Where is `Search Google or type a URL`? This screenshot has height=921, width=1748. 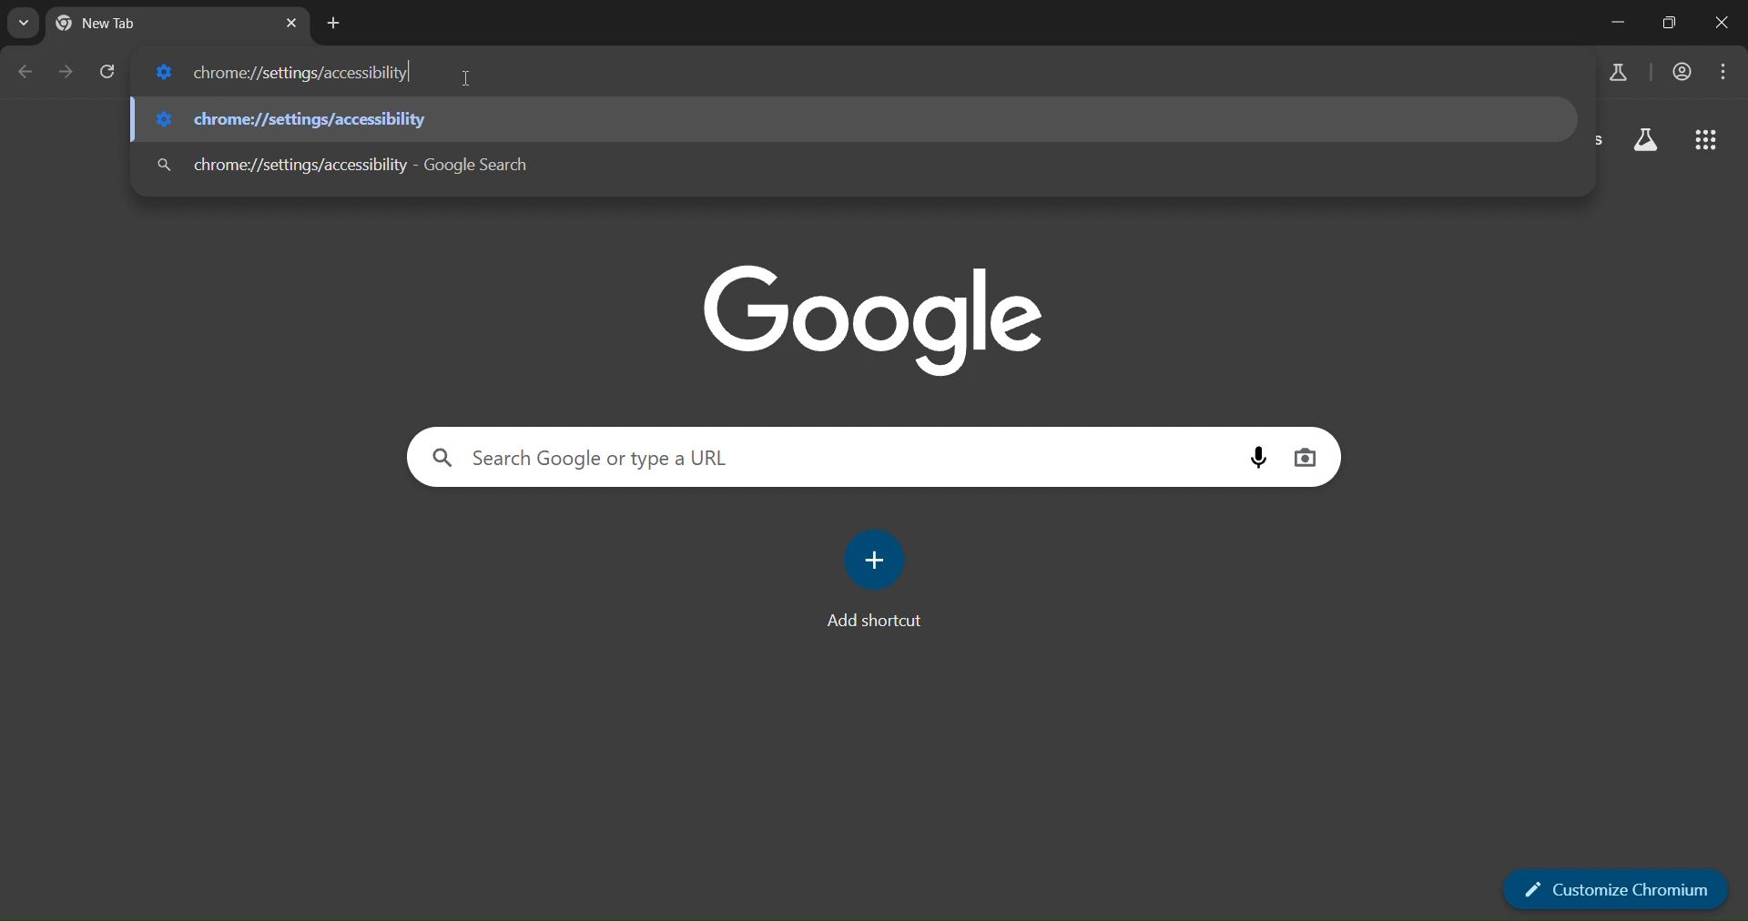
Search Google or type a URL is located at coordinates (592, 460).